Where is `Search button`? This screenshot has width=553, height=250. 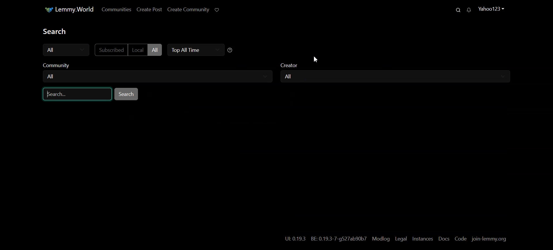
Search button is located at coordinates (126, 94).